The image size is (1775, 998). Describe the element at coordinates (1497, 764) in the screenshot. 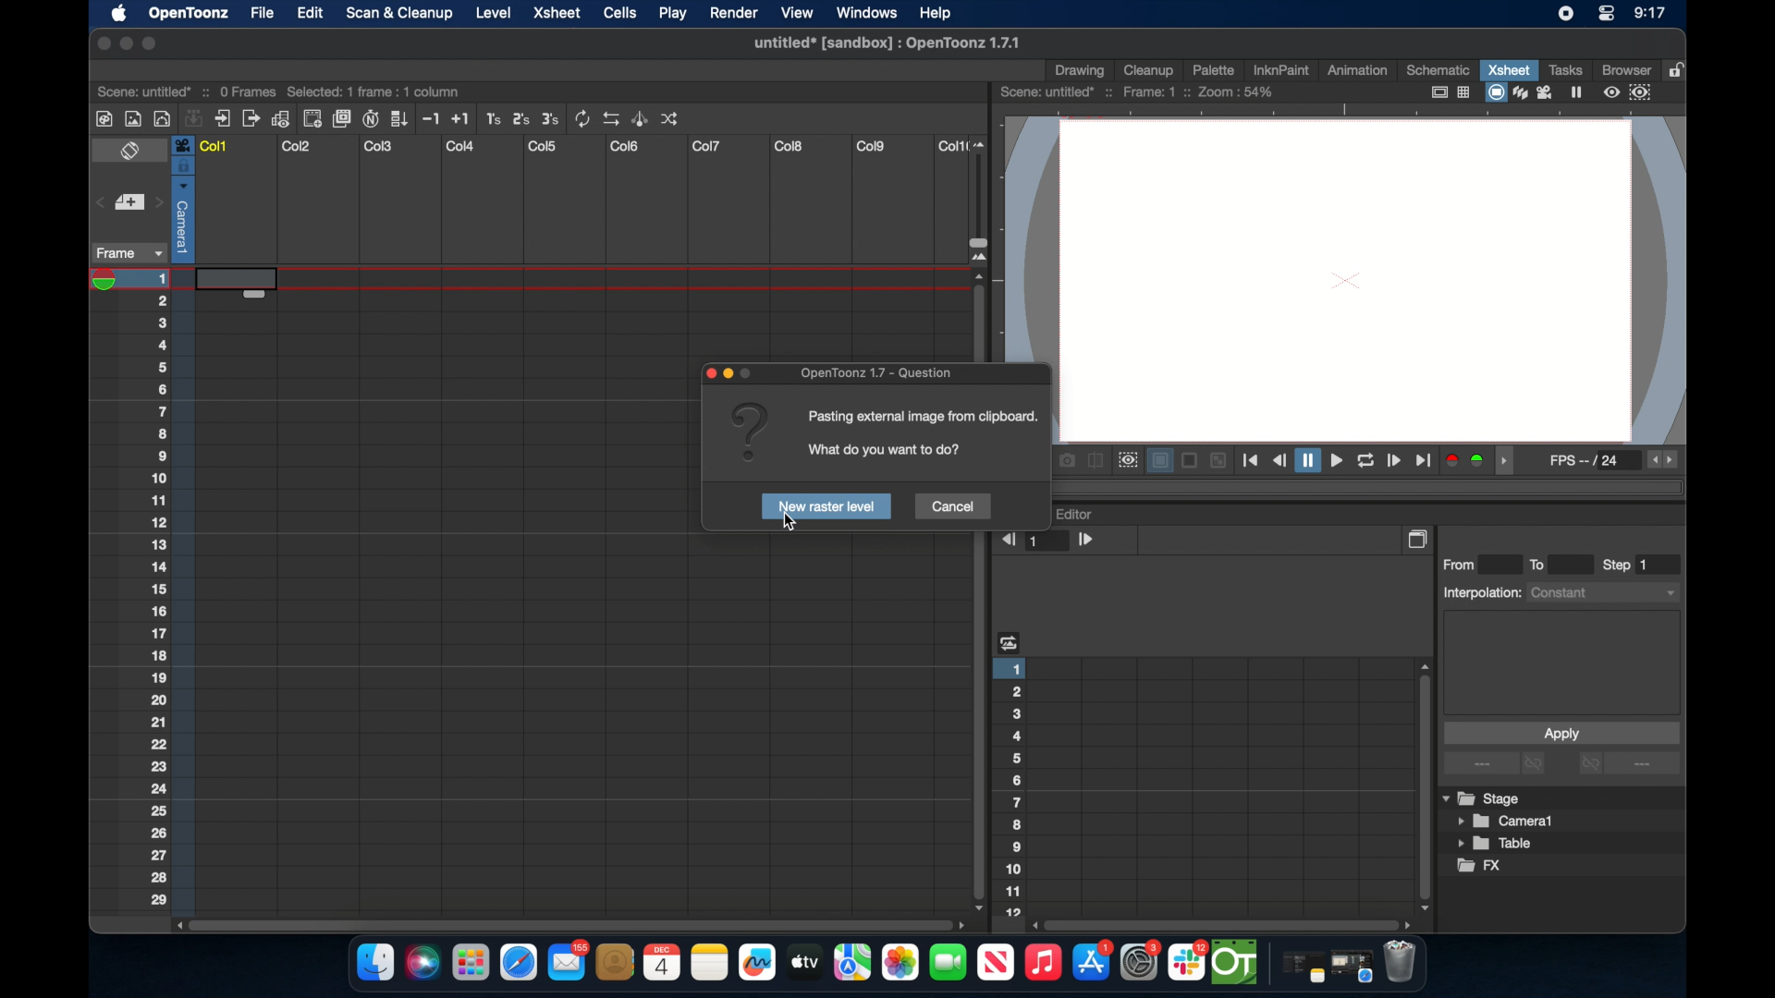

I see `more  options` at that location.